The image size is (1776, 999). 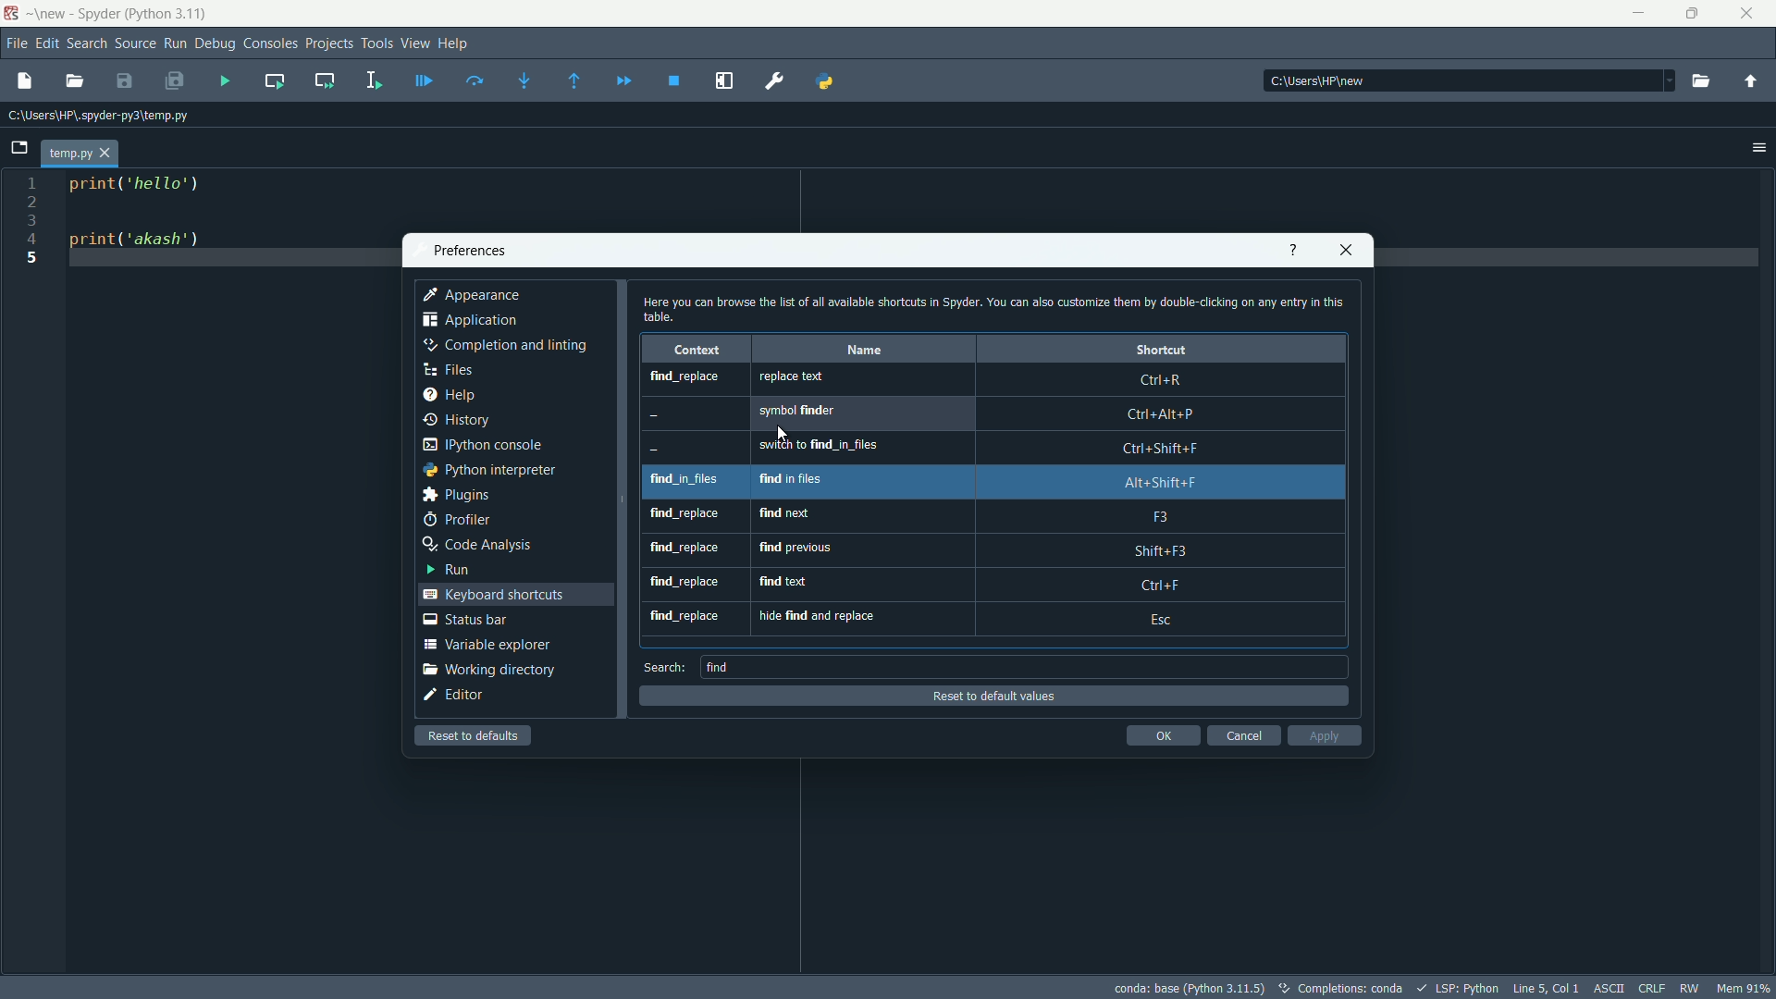 What do you see at coordinates (117, 13) in the screenshot?
I see `~\new -  Spyder (Python 3.11)` at bounding box center [117, 13].